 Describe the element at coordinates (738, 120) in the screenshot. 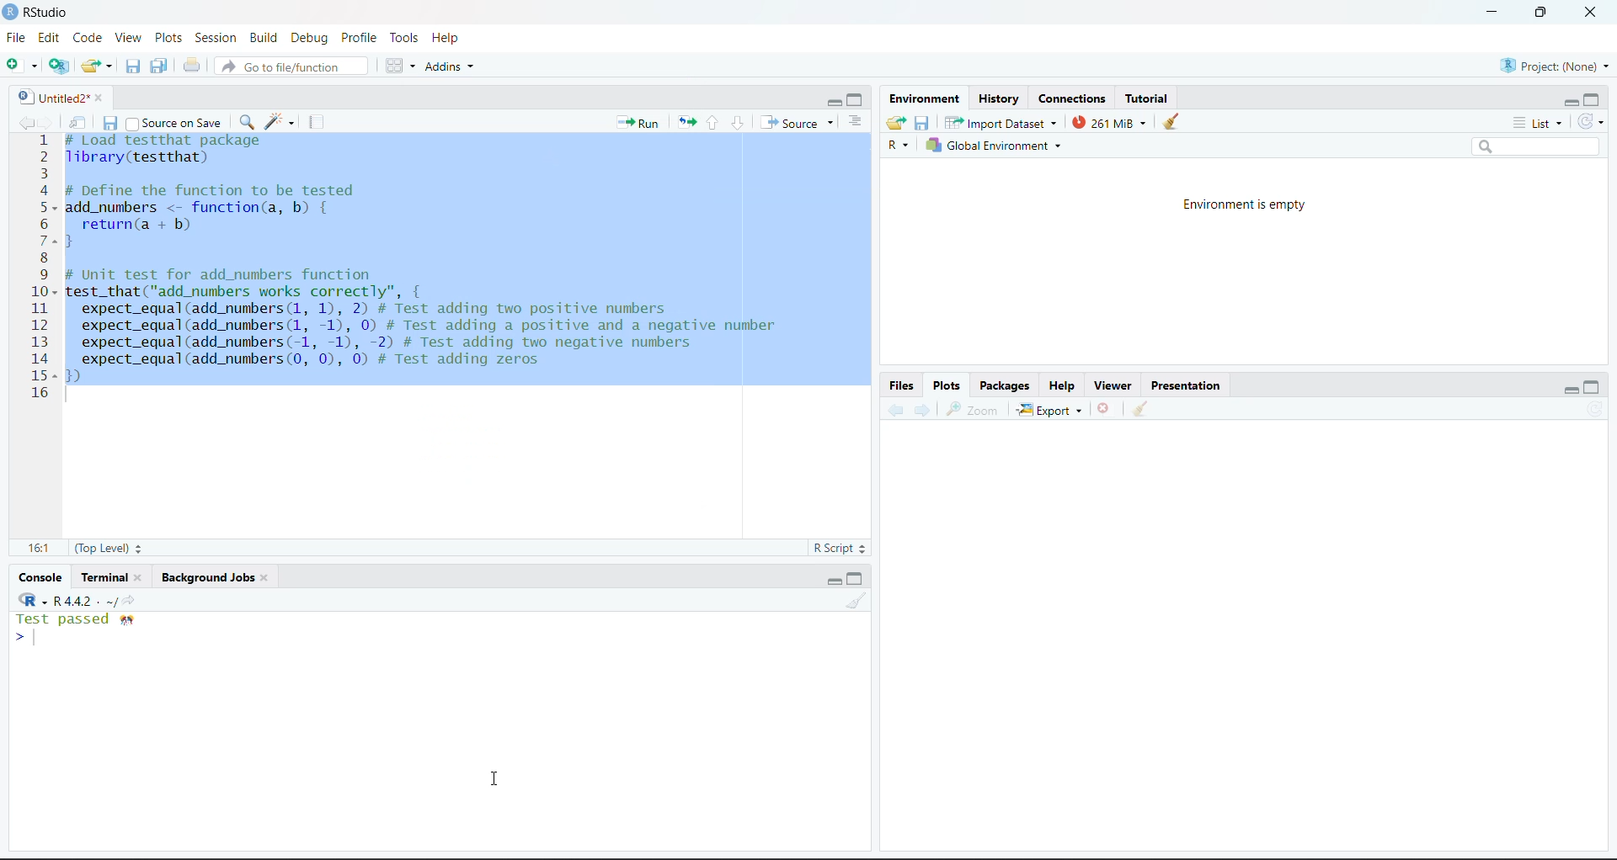

I see `go to next section` at that location.